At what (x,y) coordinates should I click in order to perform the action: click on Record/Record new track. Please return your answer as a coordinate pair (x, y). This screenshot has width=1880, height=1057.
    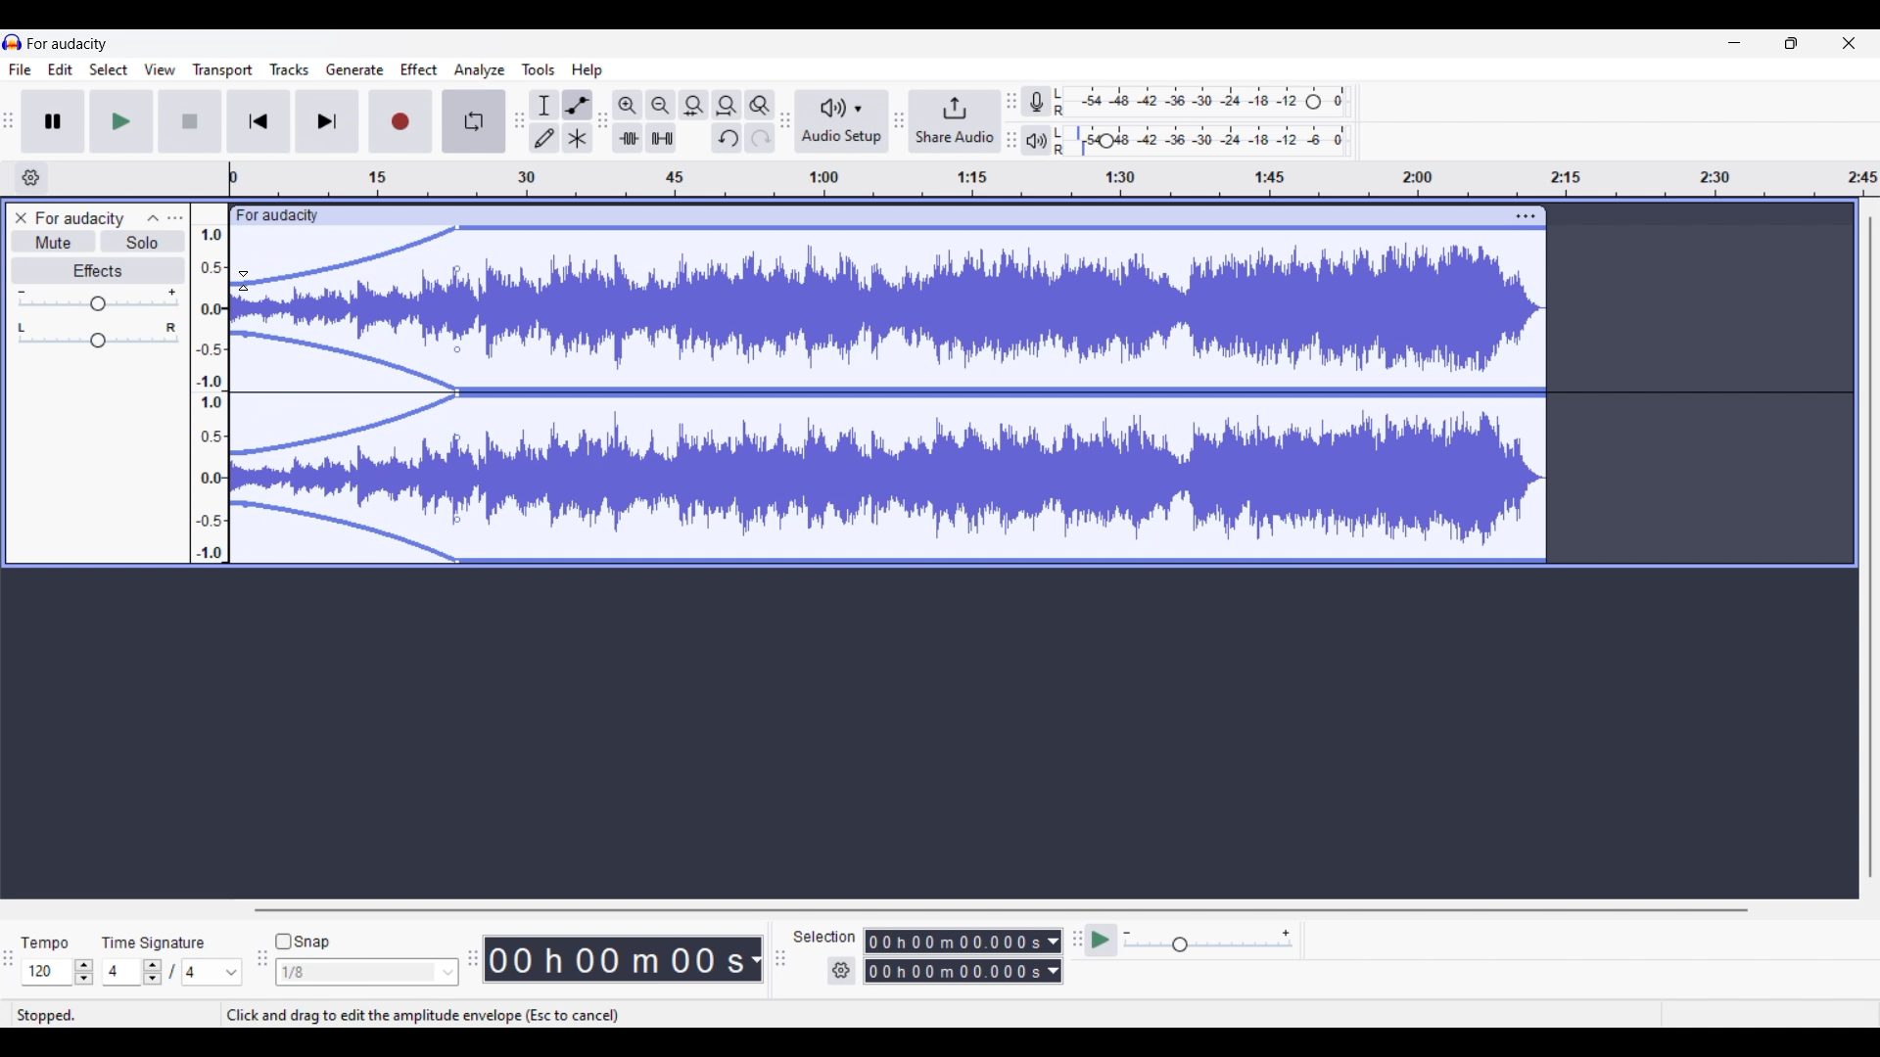
    Looking at the image, I should click on (401, 121).